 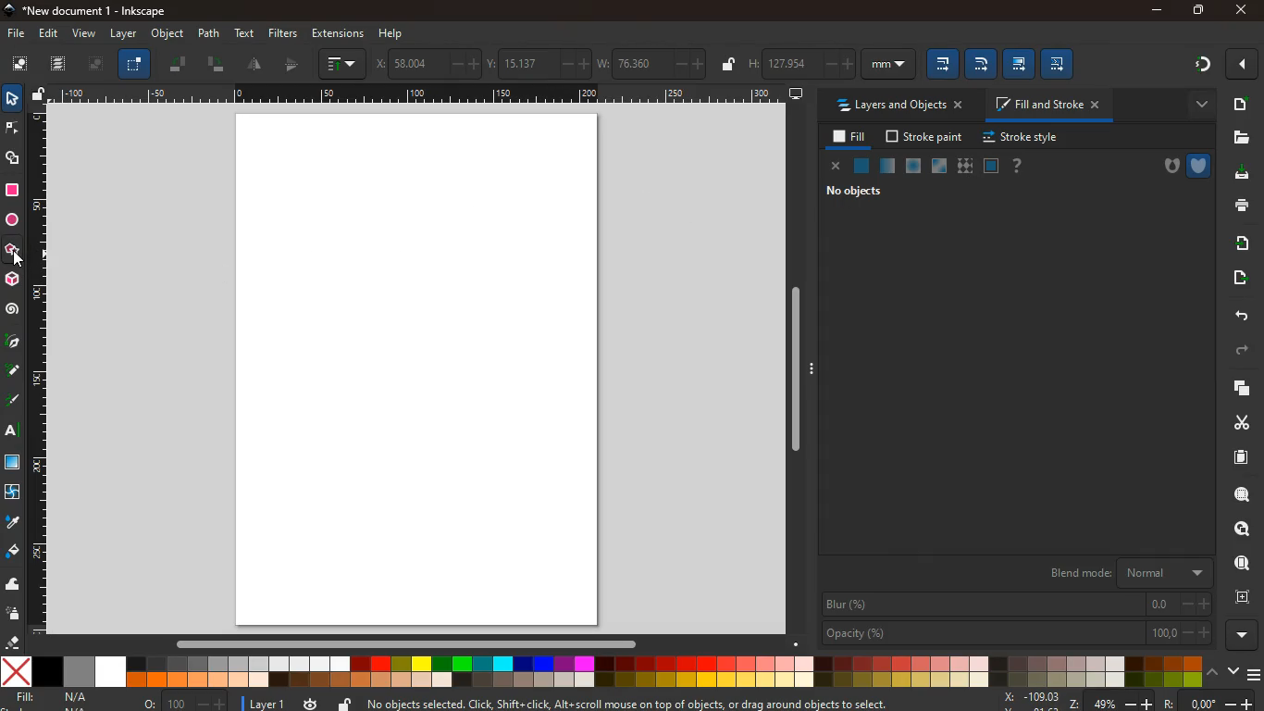 I want to click on pic, so click(x=11, y=343).